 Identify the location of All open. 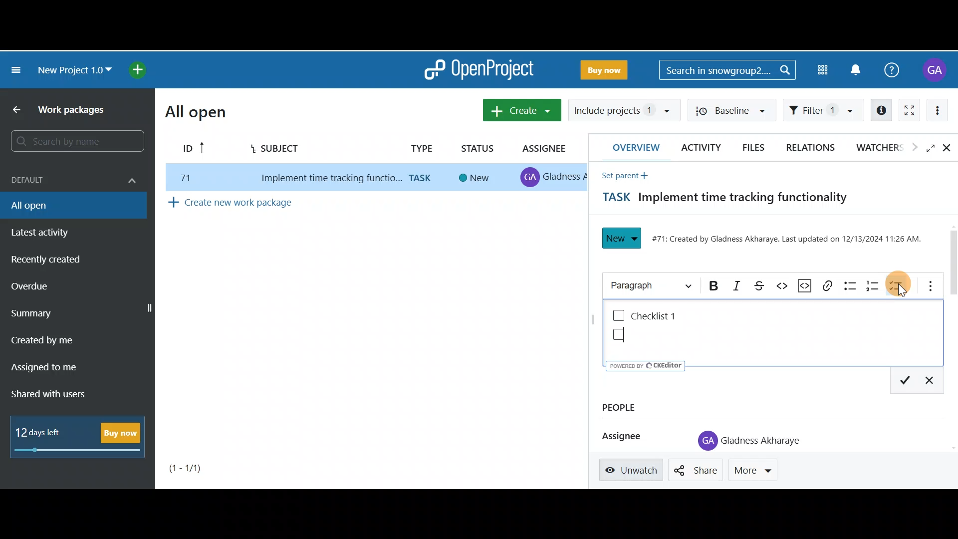
(195, 112).